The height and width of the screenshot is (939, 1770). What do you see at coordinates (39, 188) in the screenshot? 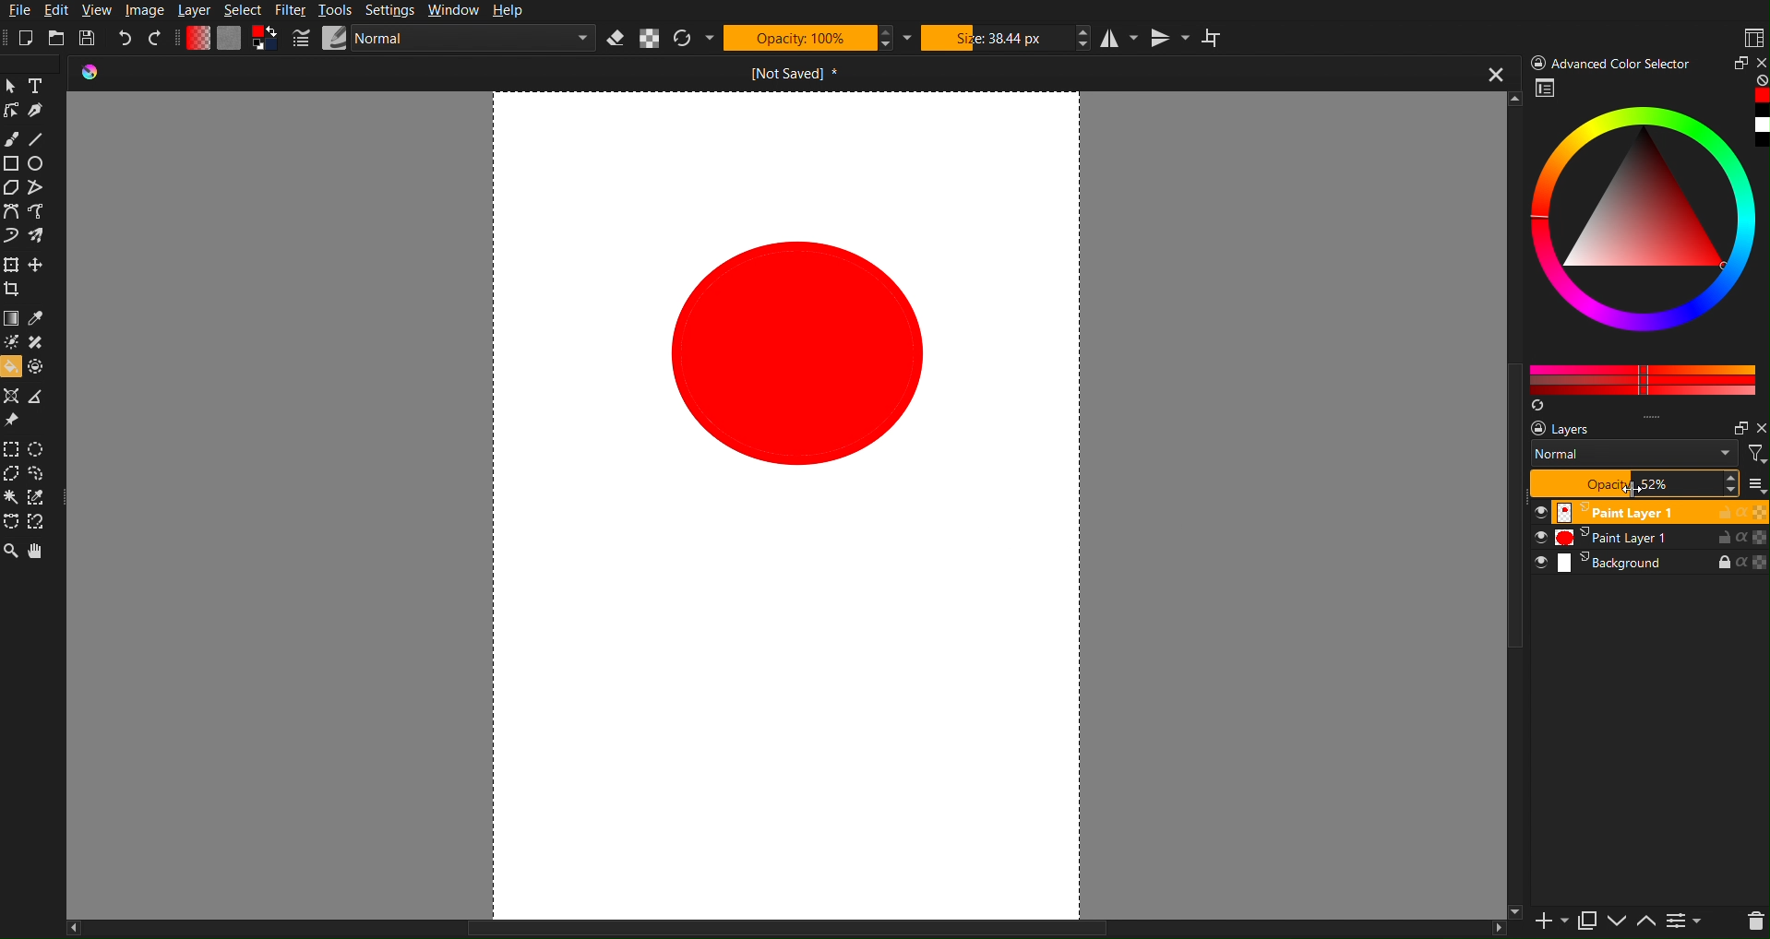
I see `Polyline` at bounding box center [39, 188].